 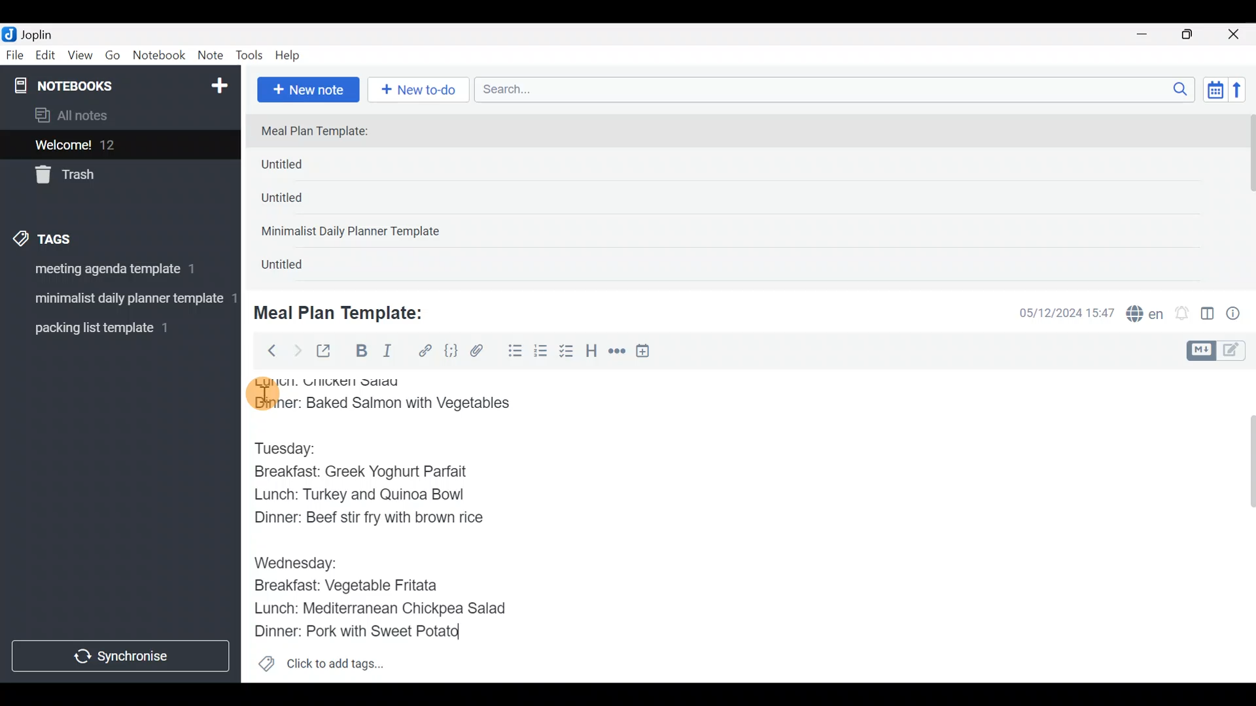 What do you see at coordinates (478, 635) in the screenshot?
I see `text Cursor` at bounding box center [478, 635].